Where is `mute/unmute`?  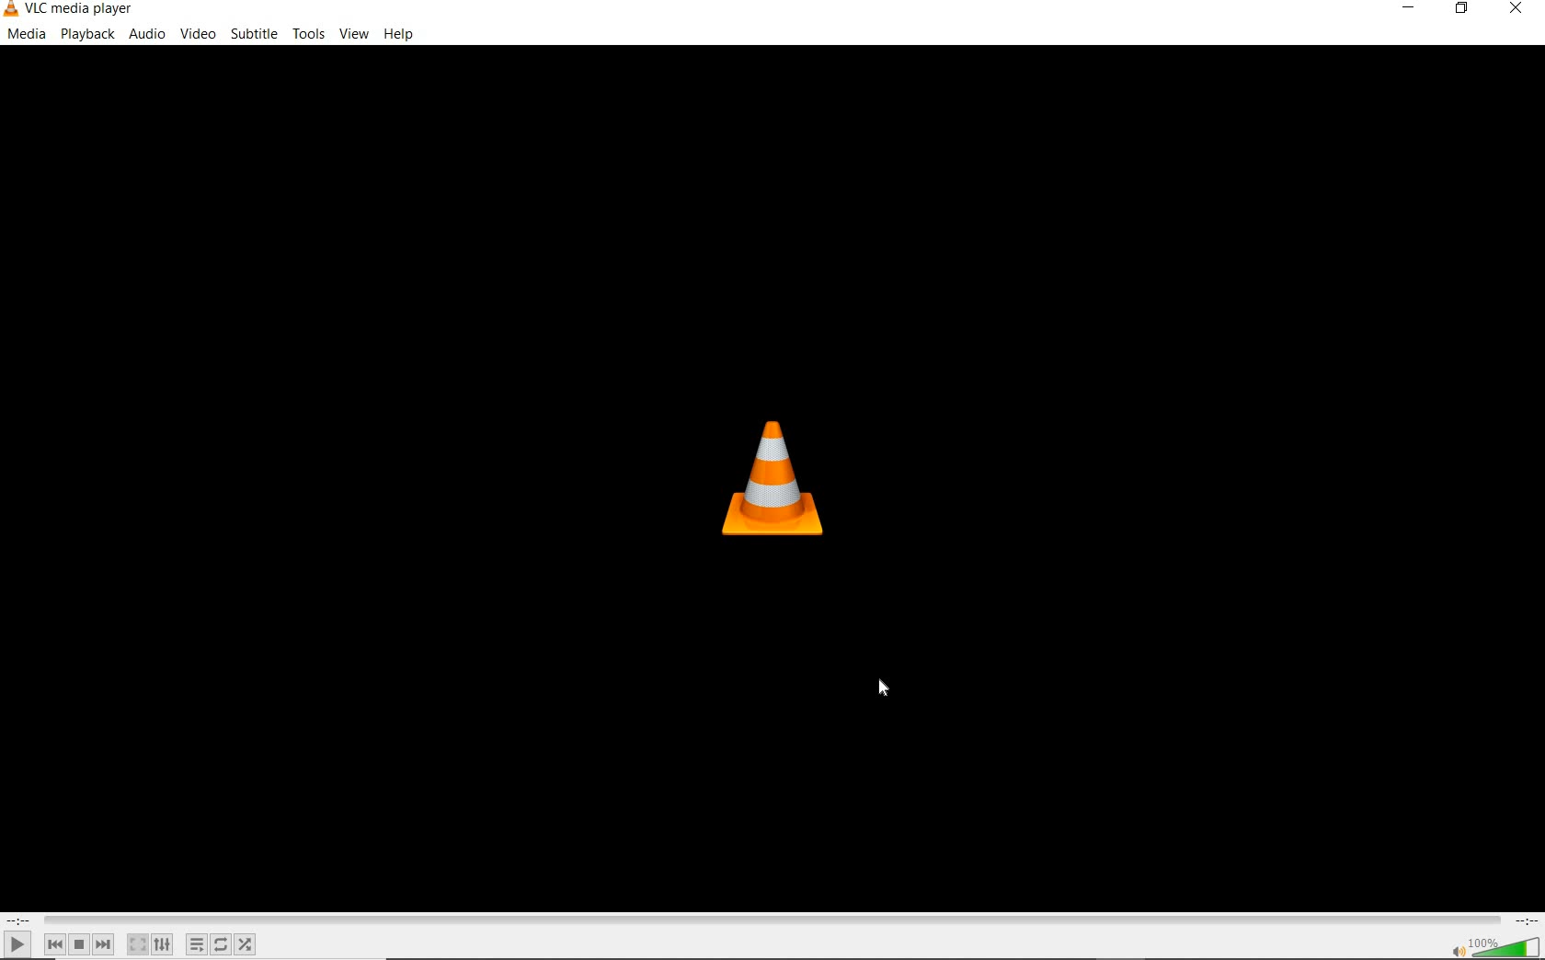 mute/unmute is located at coordinates (1457, 950).